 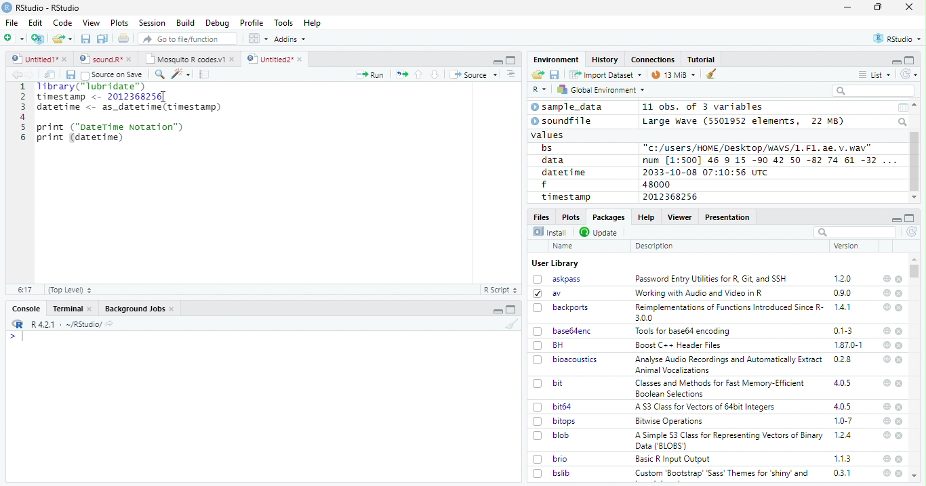 I want to click on 11 obs. of 3 variables, so click(x=704, y=108).